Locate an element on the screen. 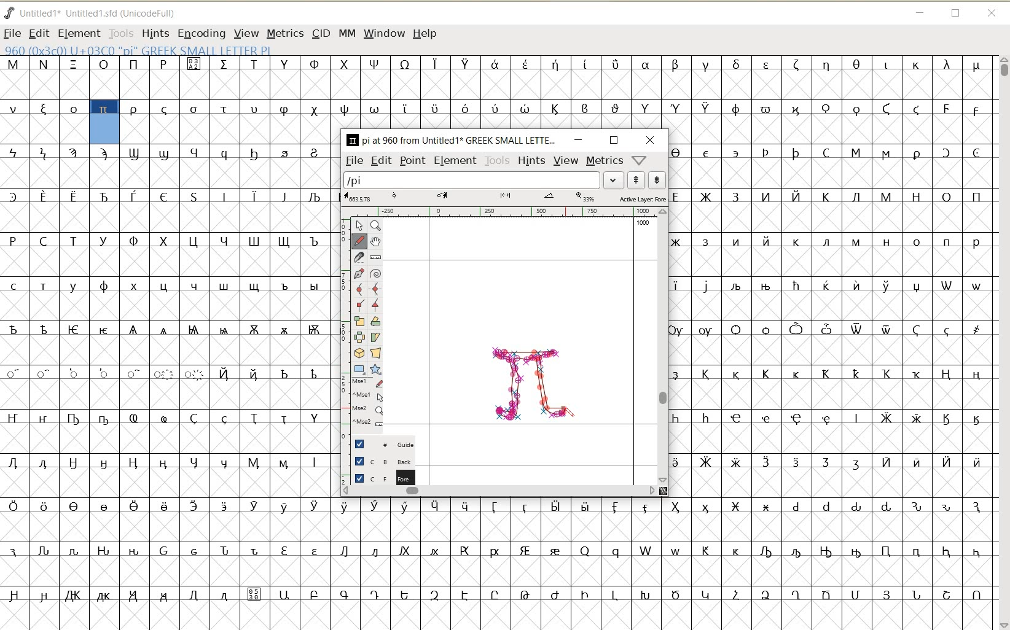  RULER is located at coordinates (504, 212).